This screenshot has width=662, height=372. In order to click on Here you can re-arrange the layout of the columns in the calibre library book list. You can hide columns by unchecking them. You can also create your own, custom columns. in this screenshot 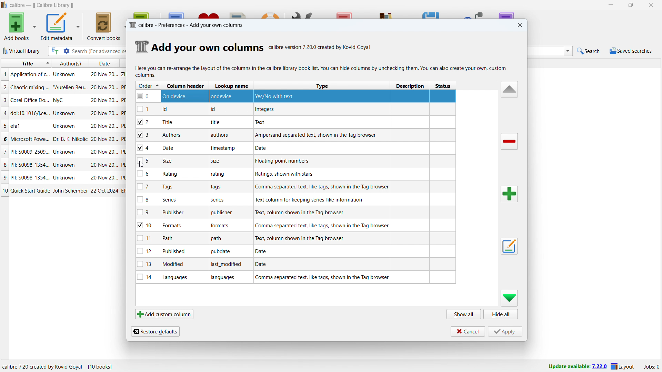, I will do `click(322, 72)`.